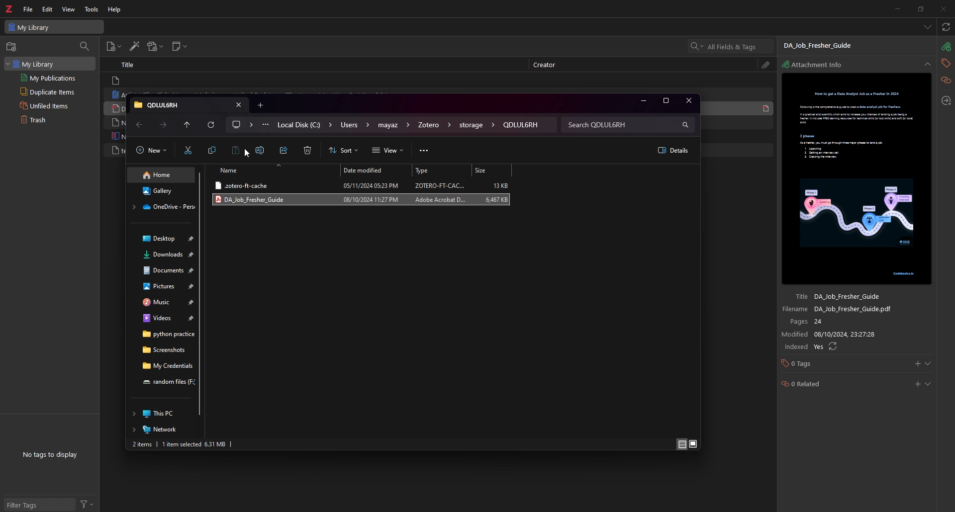 The width and height of the screenshot is (955, 512). What do you see at coordinates (688, 100) in the screenshot?
I see `close` at bounding box center [688, 100].